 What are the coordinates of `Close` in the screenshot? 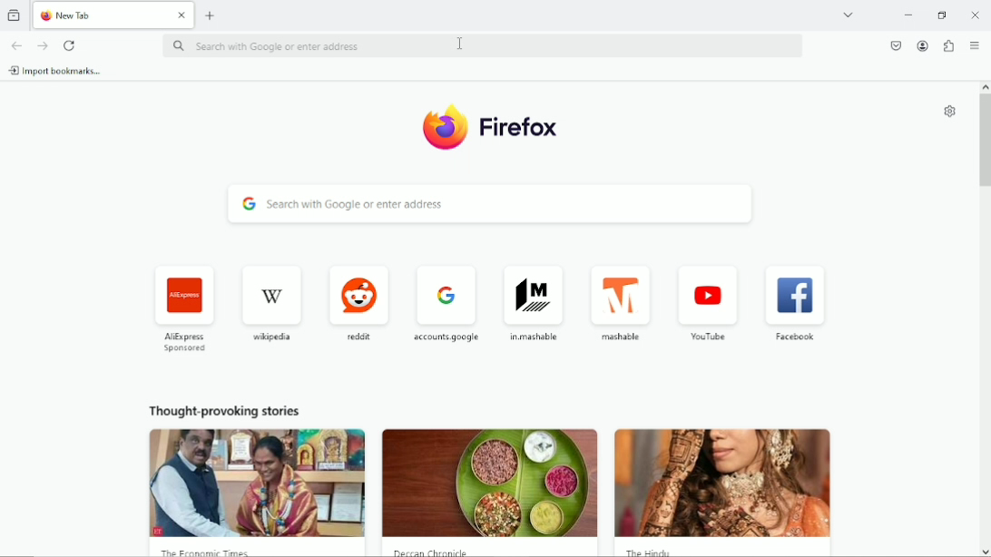 It's located at (975, 15).